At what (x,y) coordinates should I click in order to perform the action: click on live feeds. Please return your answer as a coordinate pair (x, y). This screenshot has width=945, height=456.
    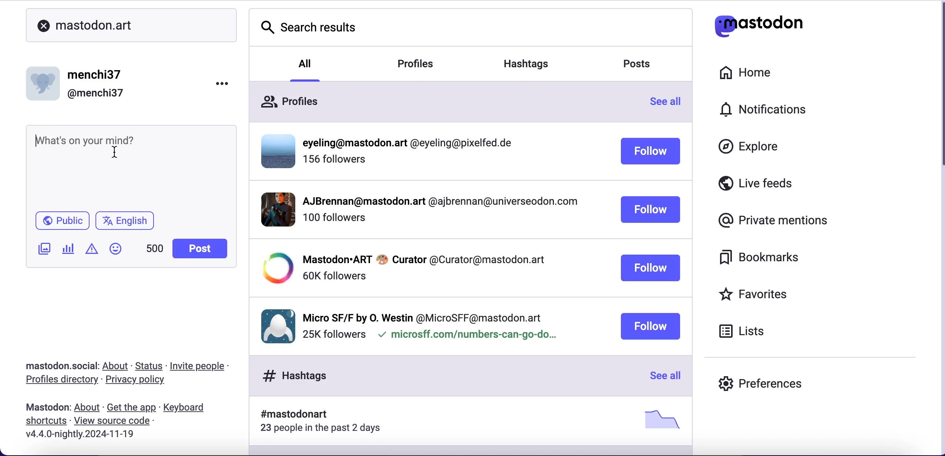
    Looking at the image, I should click on (756, 186).